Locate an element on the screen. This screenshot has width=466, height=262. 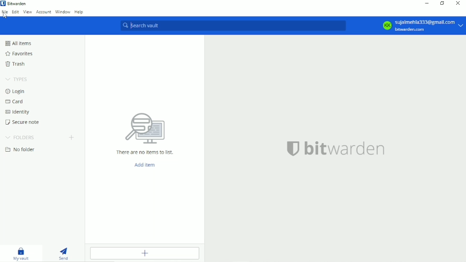
Identity is located at coordinates (20, 112).